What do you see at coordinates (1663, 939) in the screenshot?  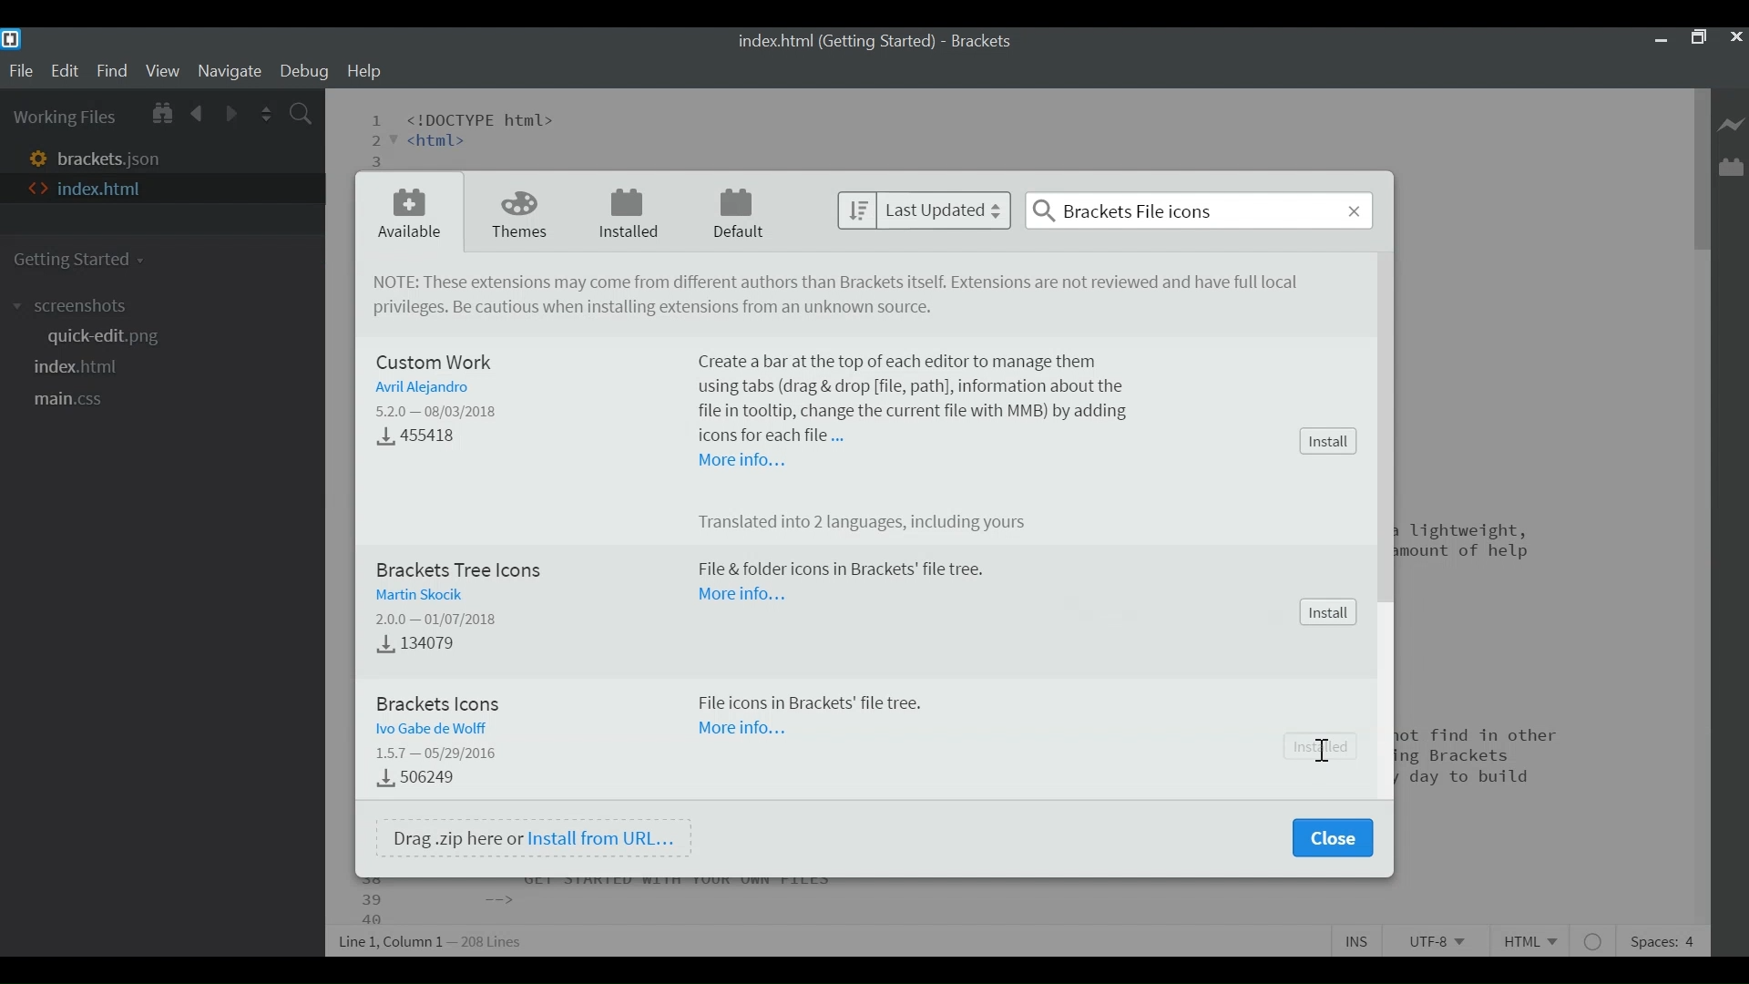 I see `Spaces` at bounding box center [1663, 939].